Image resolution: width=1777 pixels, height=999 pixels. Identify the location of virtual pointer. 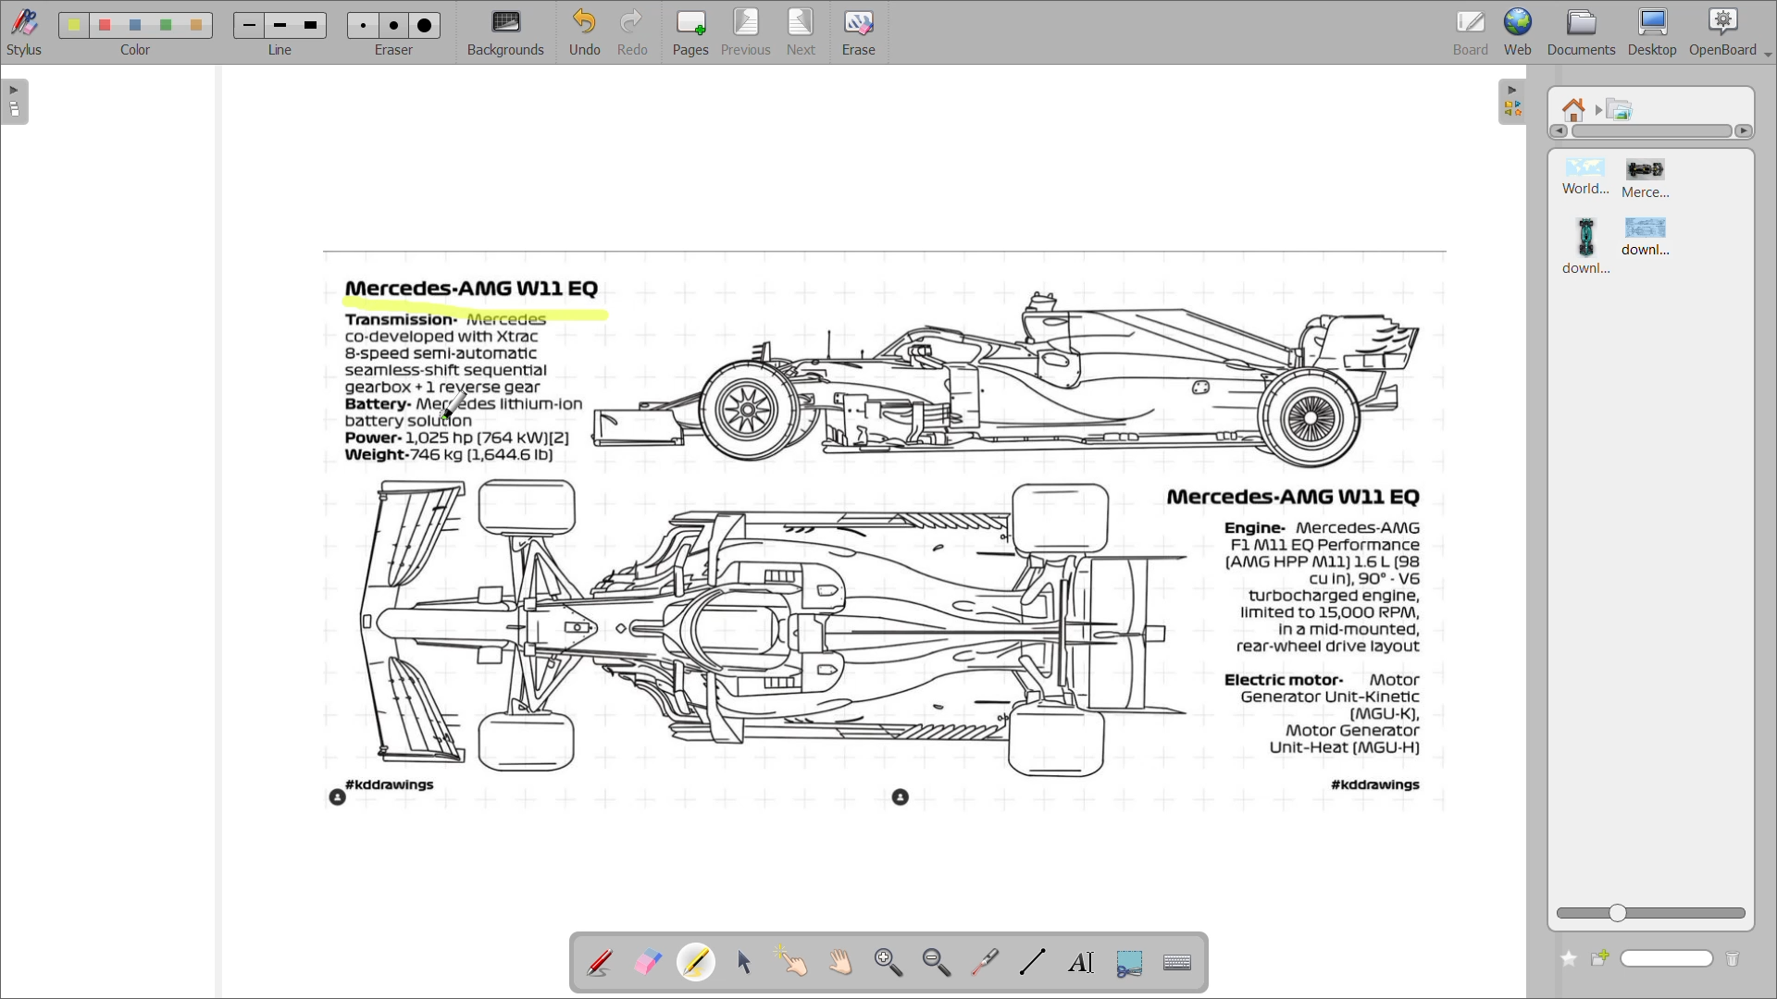
(987, 962).